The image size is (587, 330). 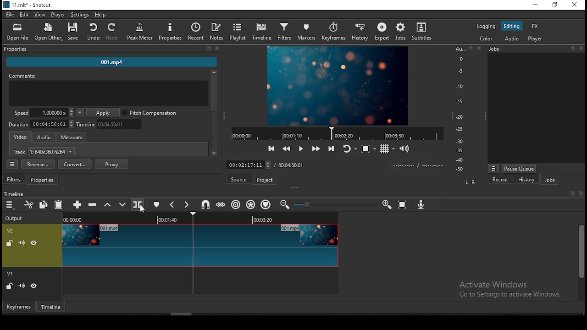 I want to click on pause queue, so click(x=519, y=168).